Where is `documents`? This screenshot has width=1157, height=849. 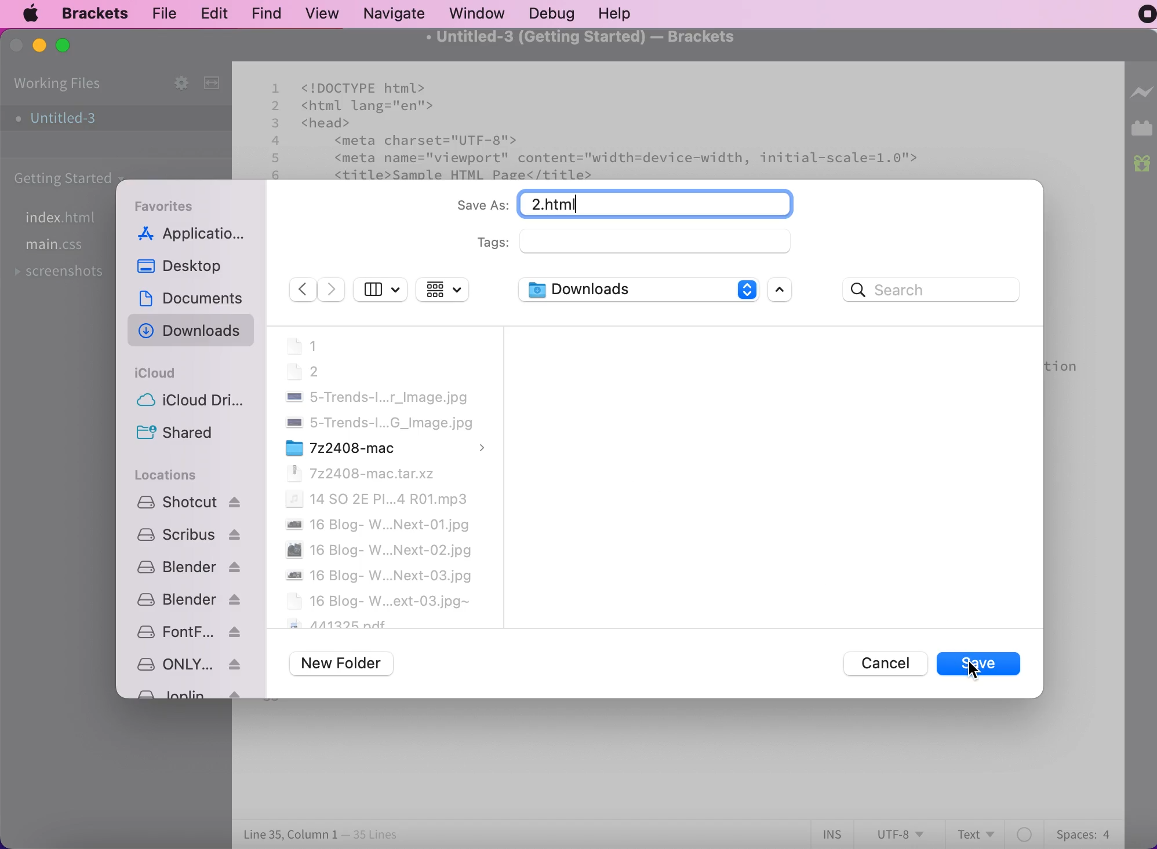 documents is located at coordinates (195, 296).